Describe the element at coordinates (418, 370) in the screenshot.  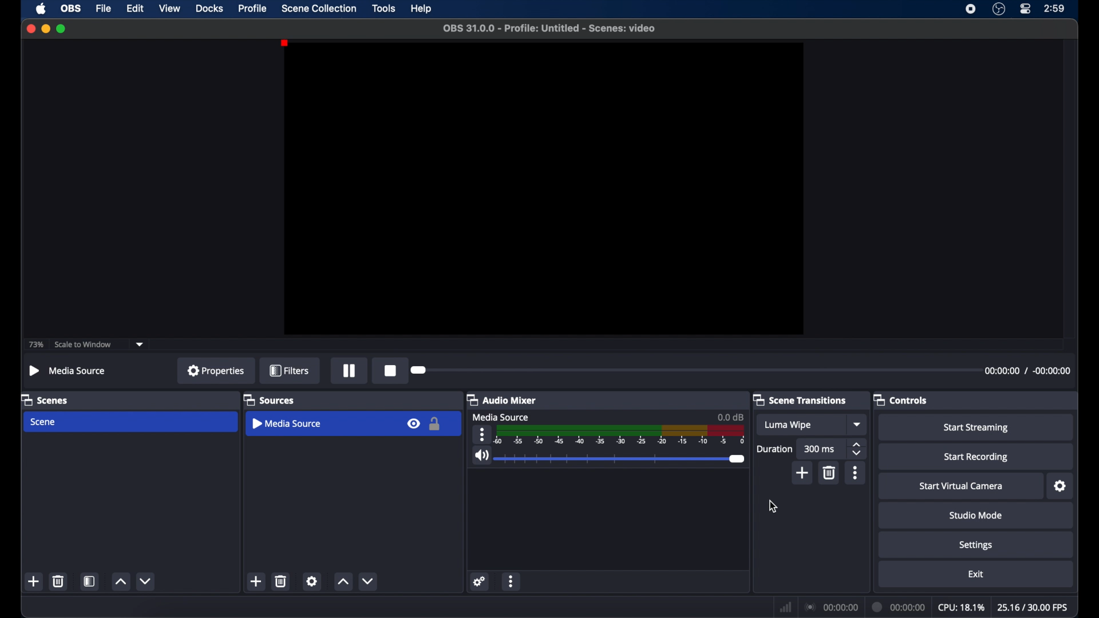
I see `slider` at that location.